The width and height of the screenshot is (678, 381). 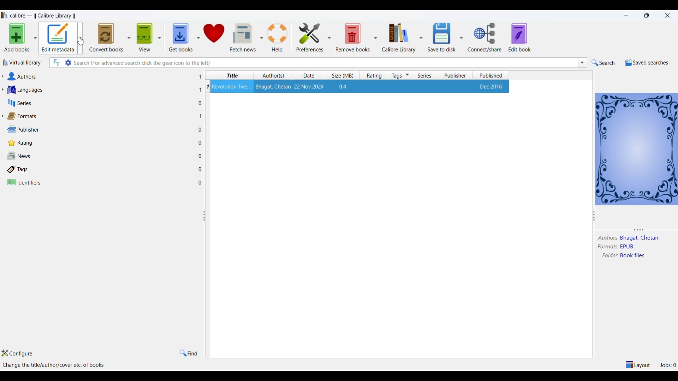 I want to click on minimize, so click(x=628, y=16).